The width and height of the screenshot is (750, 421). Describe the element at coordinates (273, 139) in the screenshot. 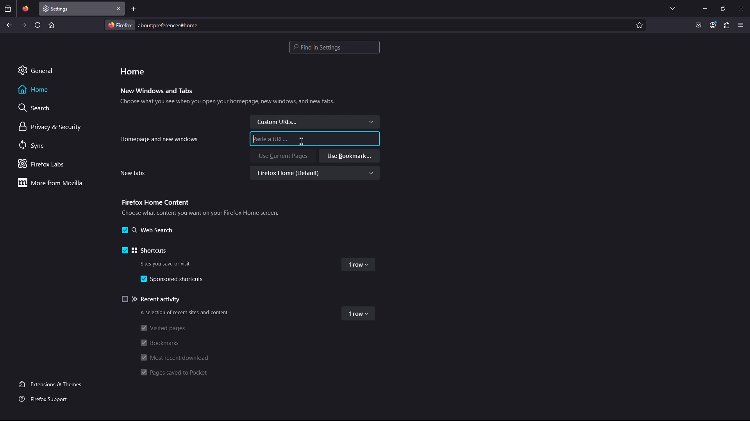

I see `Paste a URL` at that location.